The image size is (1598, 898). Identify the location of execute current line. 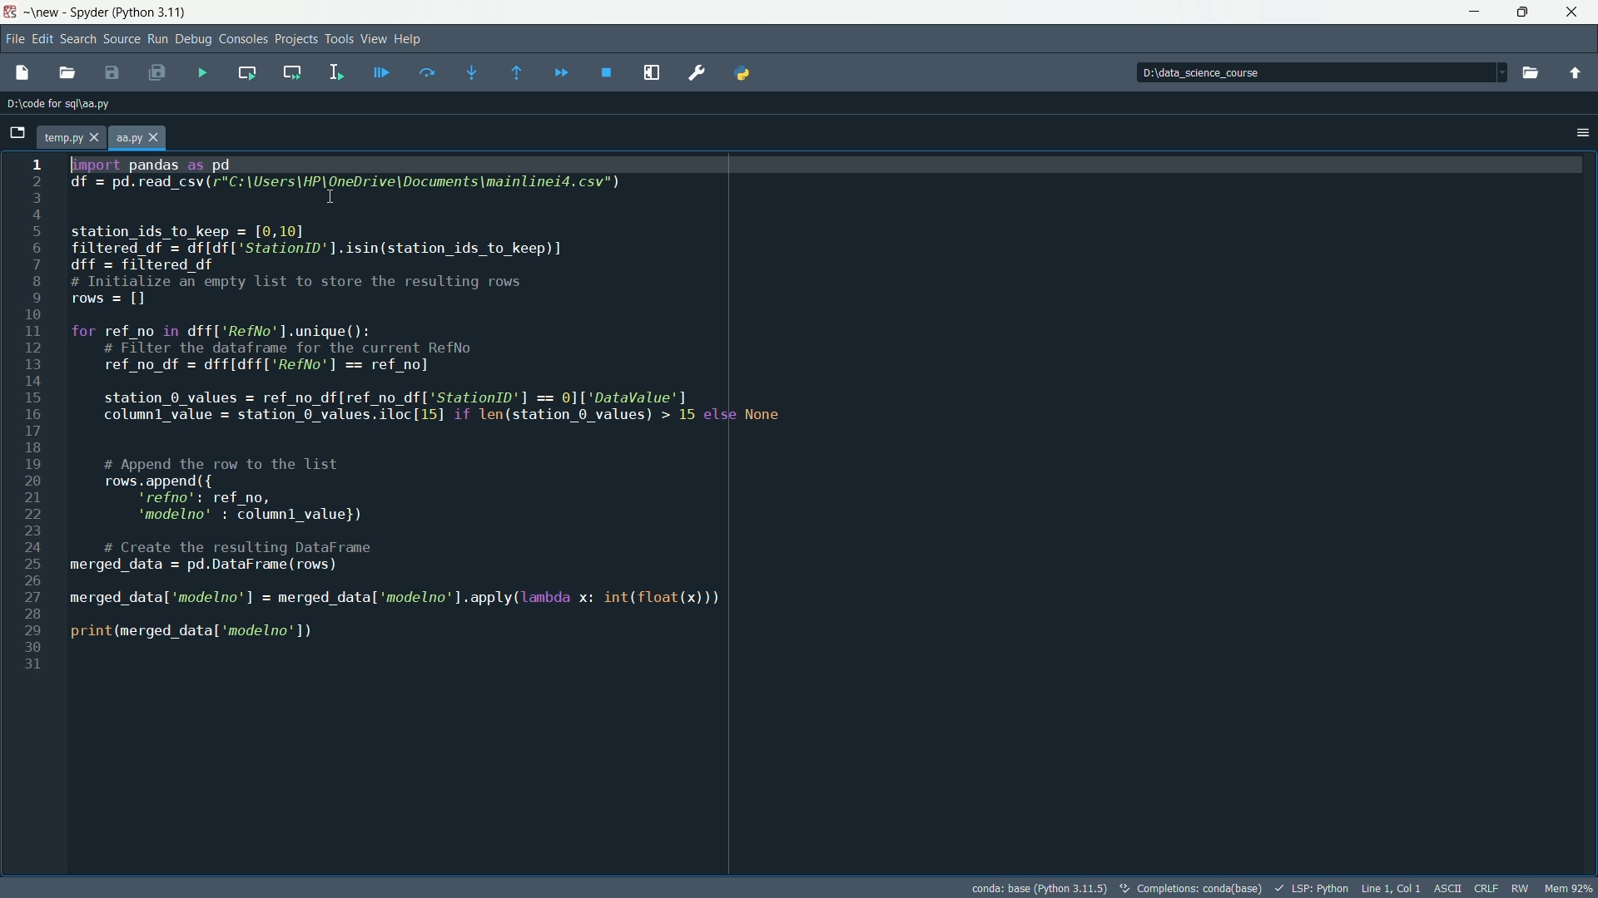
(428, 74).